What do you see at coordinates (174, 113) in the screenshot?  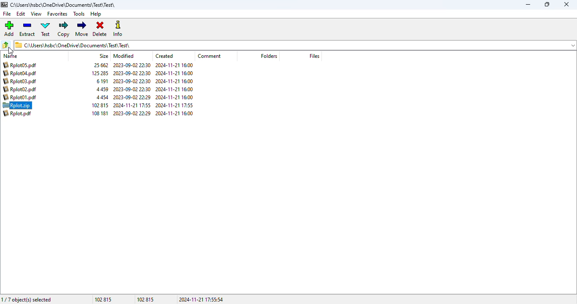 I see `2024-11-21 16:00` at bounding box center [174, 113].